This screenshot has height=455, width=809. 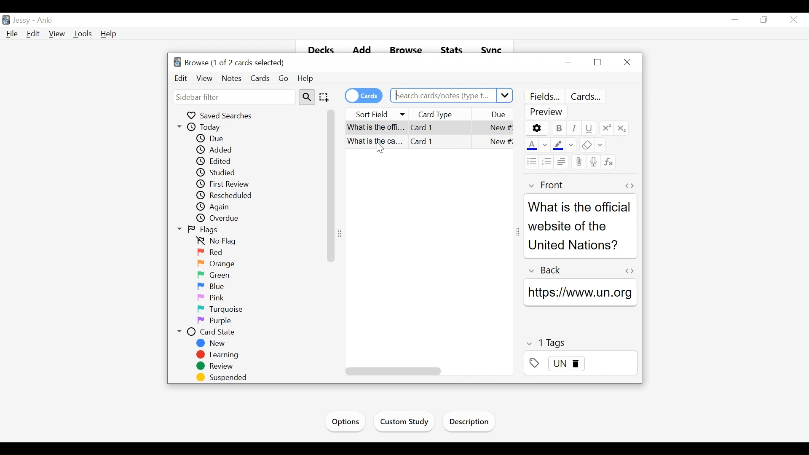 I want to click on Horizontal Scroll bar, so click(x=392, y=371).